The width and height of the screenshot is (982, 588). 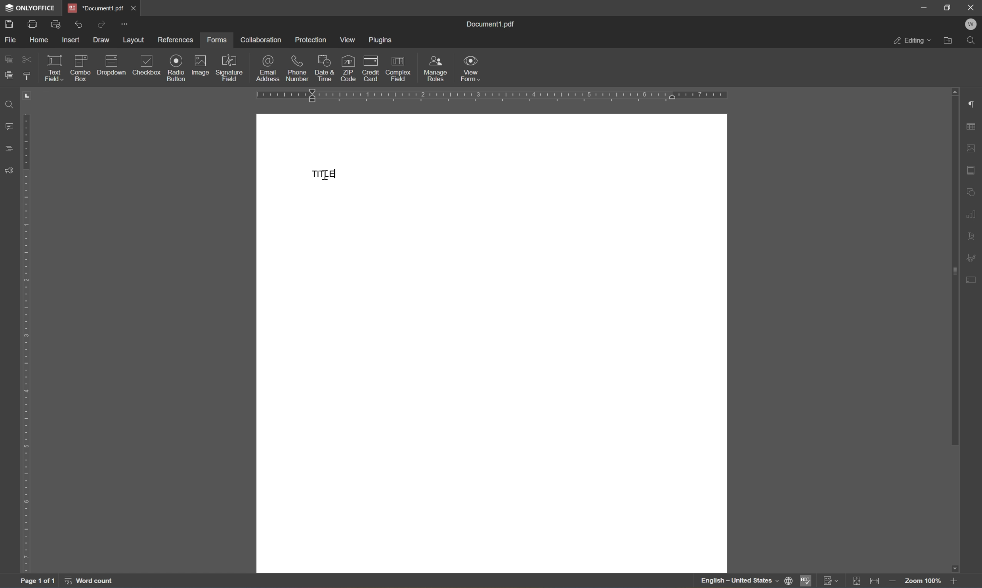 What do you see at coordinates (347, 40) in the screenshot?
I see `view` at bounding box center [347, 40].